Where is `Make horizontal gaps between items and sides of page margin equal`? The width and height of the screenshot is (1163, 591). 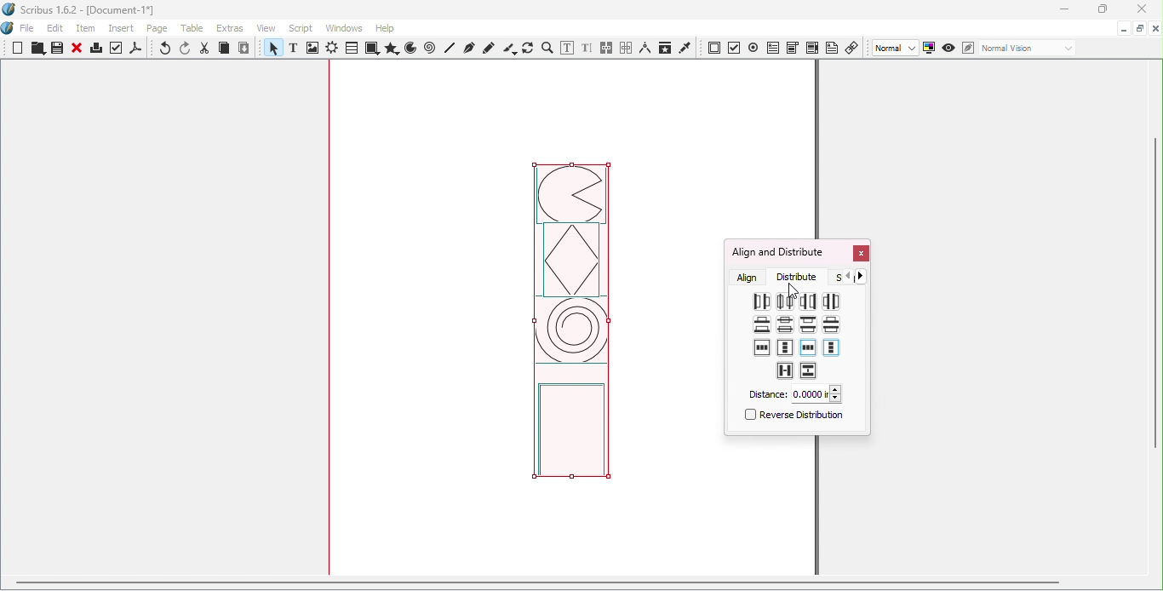 Make horizontal gaps between items and sides of page margin equal is located at coordinates (808, 349).